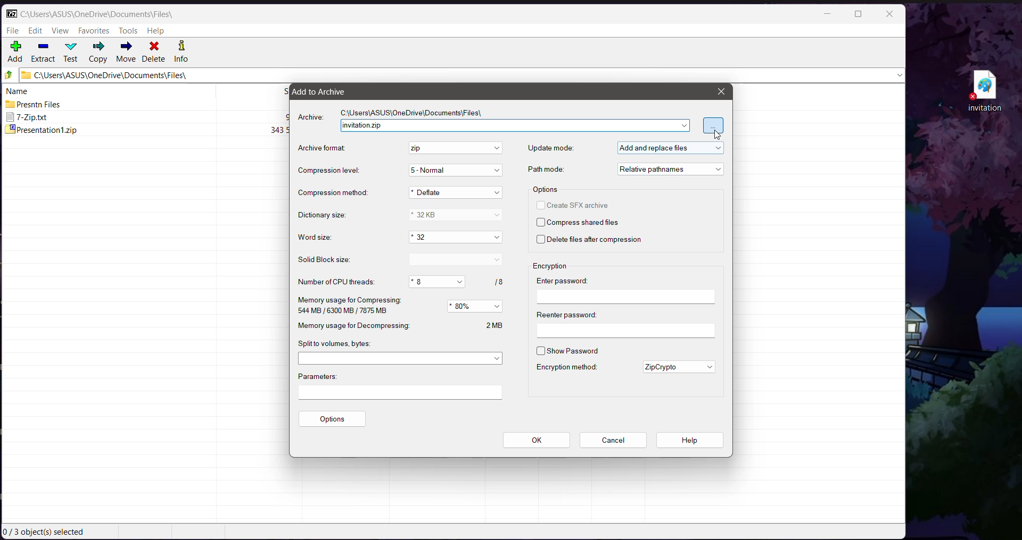  Describe the element at coordinates (454, 238) in the screenshot. I see `Set the Word size` at that location.